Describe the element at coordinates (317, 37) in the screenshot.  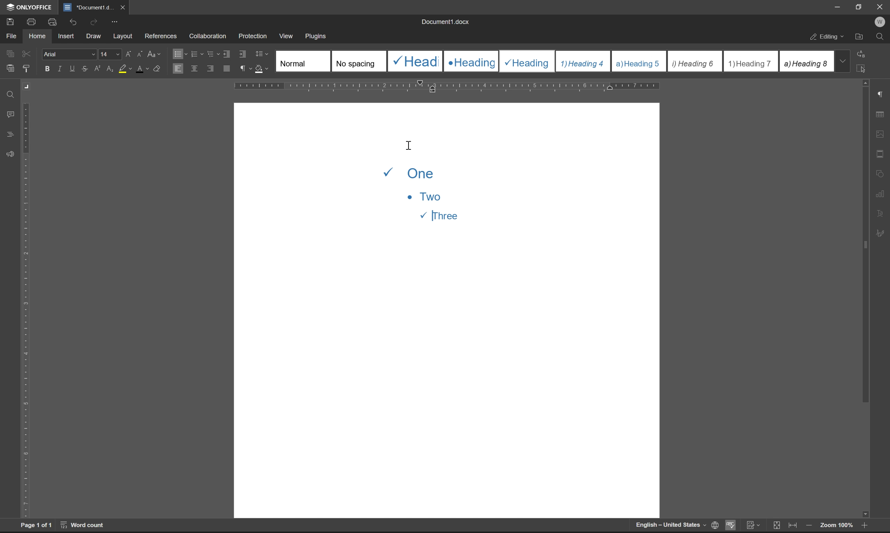
I see `plugins` at that location.